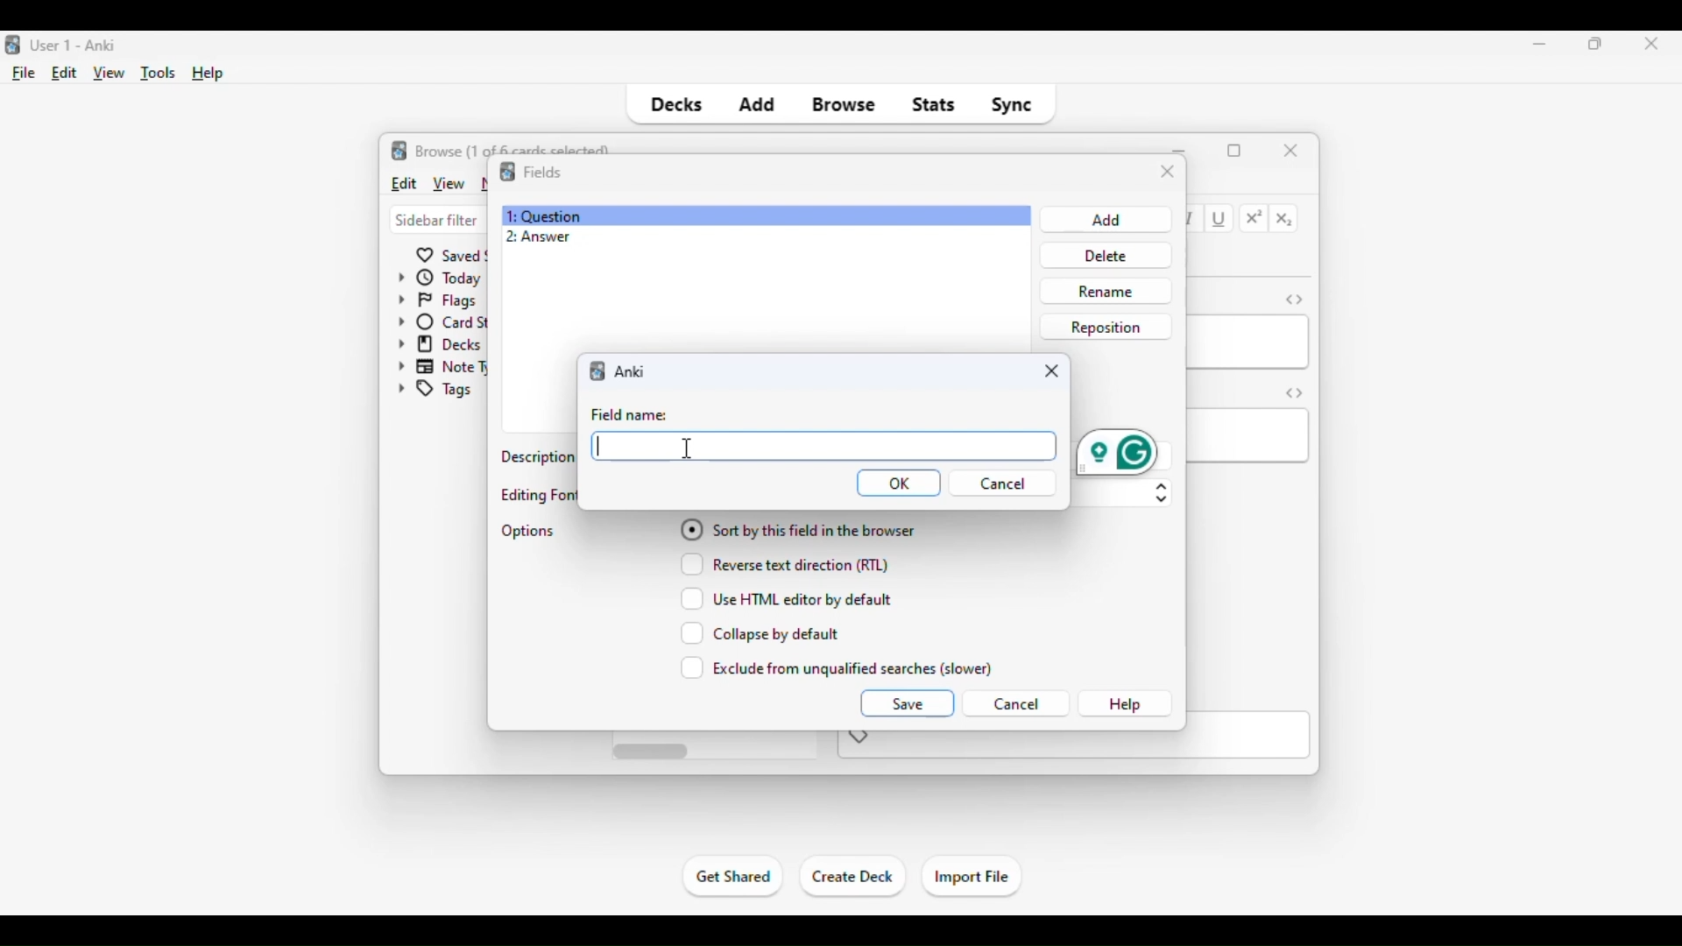  Describe the element at coordinates (543, 215) in the screenshot. I see `1: Question` at that location.